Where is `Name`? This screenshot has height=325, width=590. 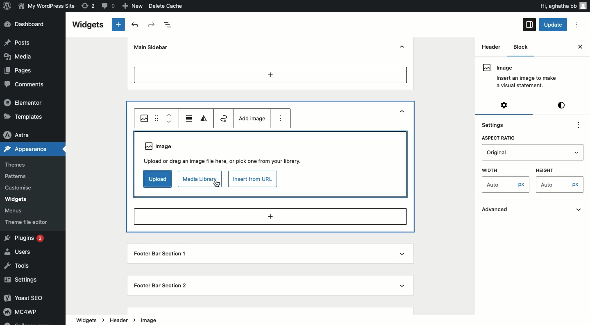
Name is located at coordinates (48, 5).